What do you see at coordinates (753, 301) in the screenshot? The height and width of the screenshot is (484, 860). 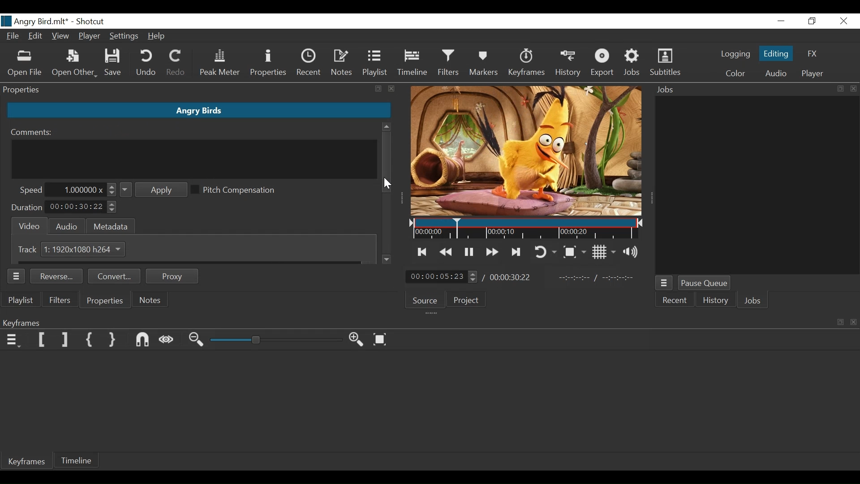 I see `Jobs` at bounding box center [753, 301].